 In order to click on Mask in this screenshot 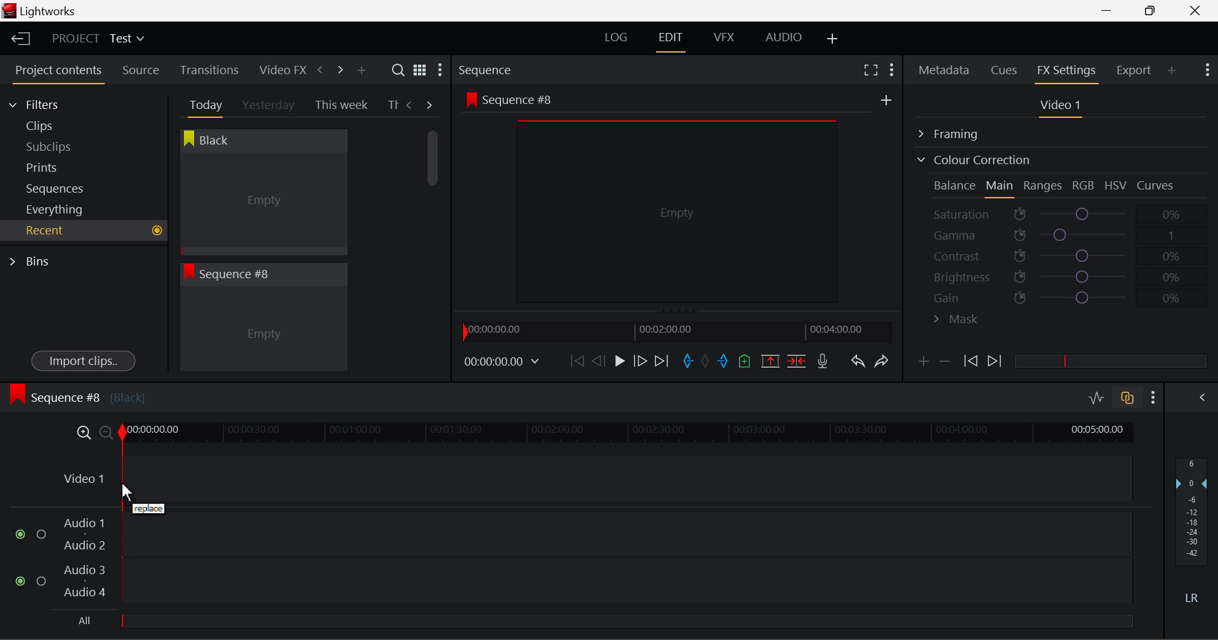, I will do `click(957, 321)`.